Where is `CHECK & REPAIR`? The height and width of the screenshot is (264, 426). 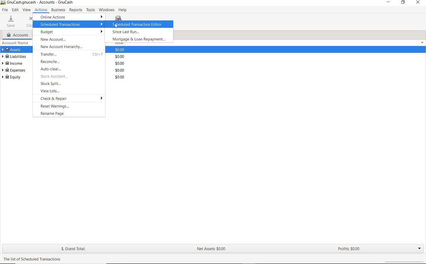 CHECK & REPAIR is located at coordinates (72, 98).